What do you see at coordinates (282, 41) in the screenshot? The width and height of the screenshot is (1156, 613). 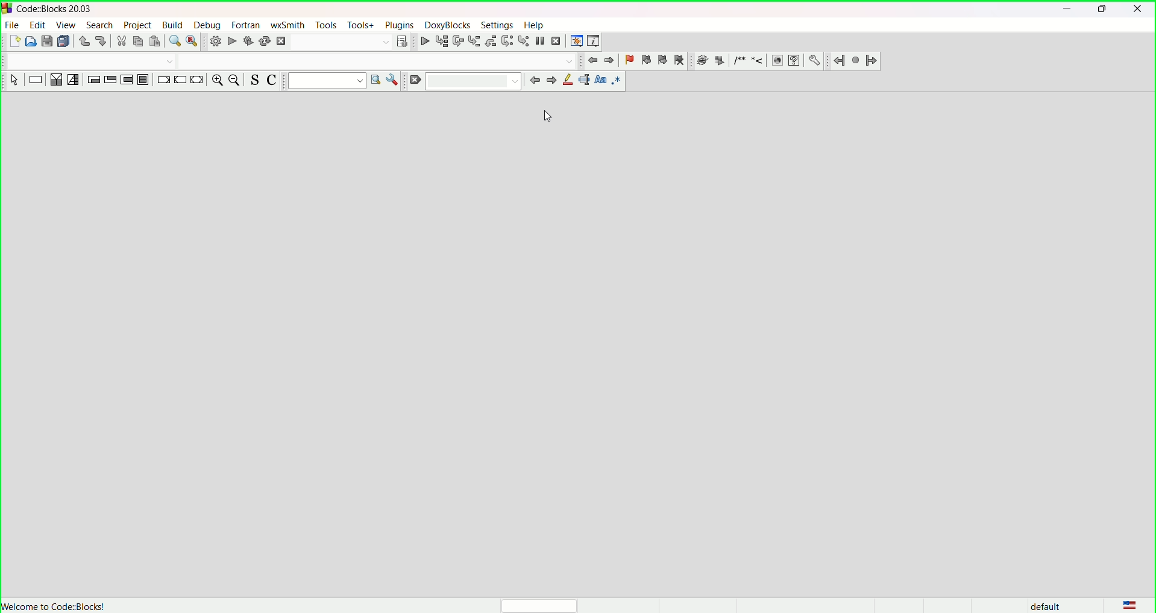 I see `abort` at bounding box center [282, 41].